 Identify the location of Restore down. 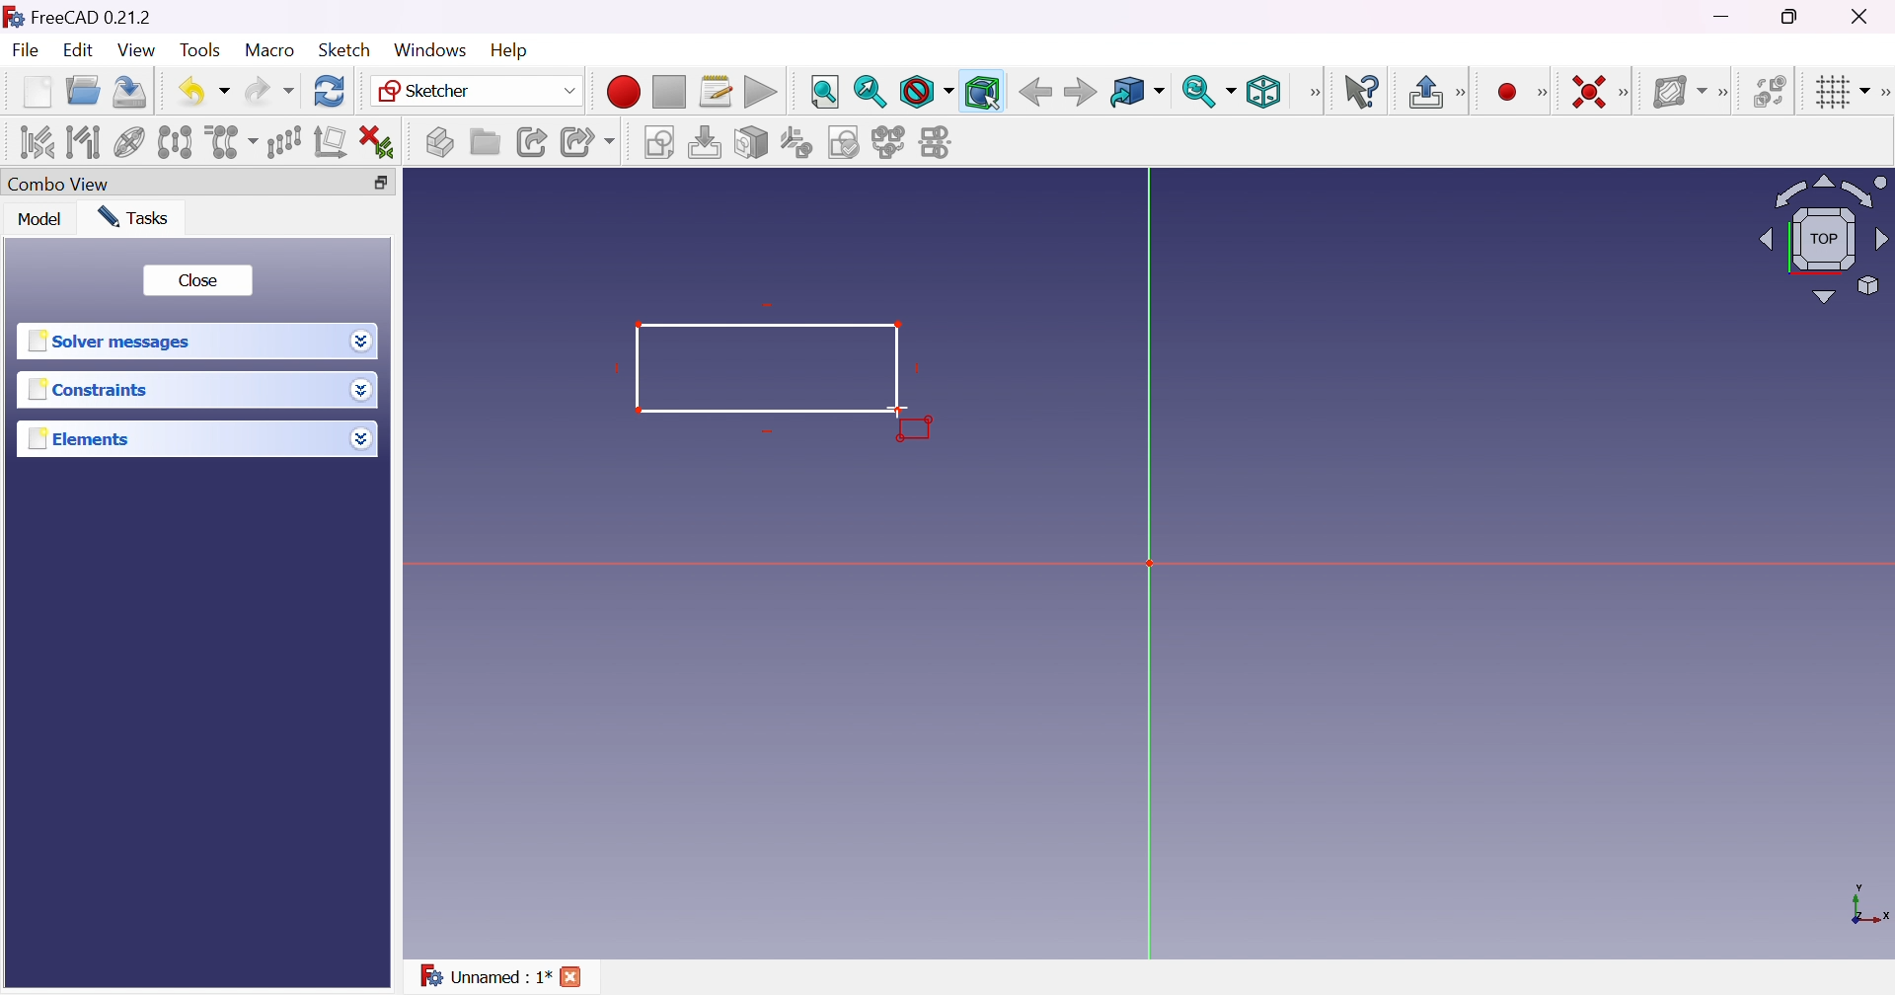
(1793, 17).